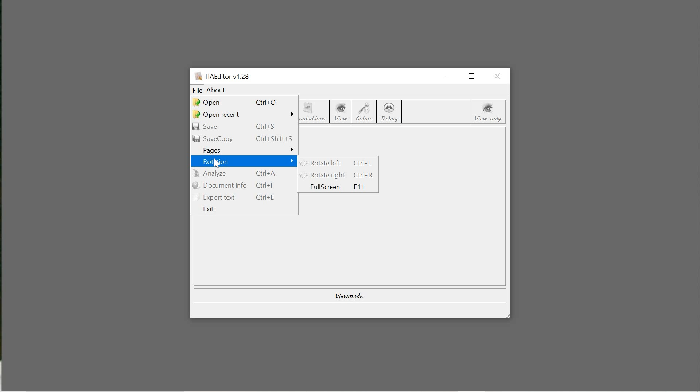  What do you see at coordinates (242, 128) in the screenshot?
I see `save` at bounding box center [242, 128].